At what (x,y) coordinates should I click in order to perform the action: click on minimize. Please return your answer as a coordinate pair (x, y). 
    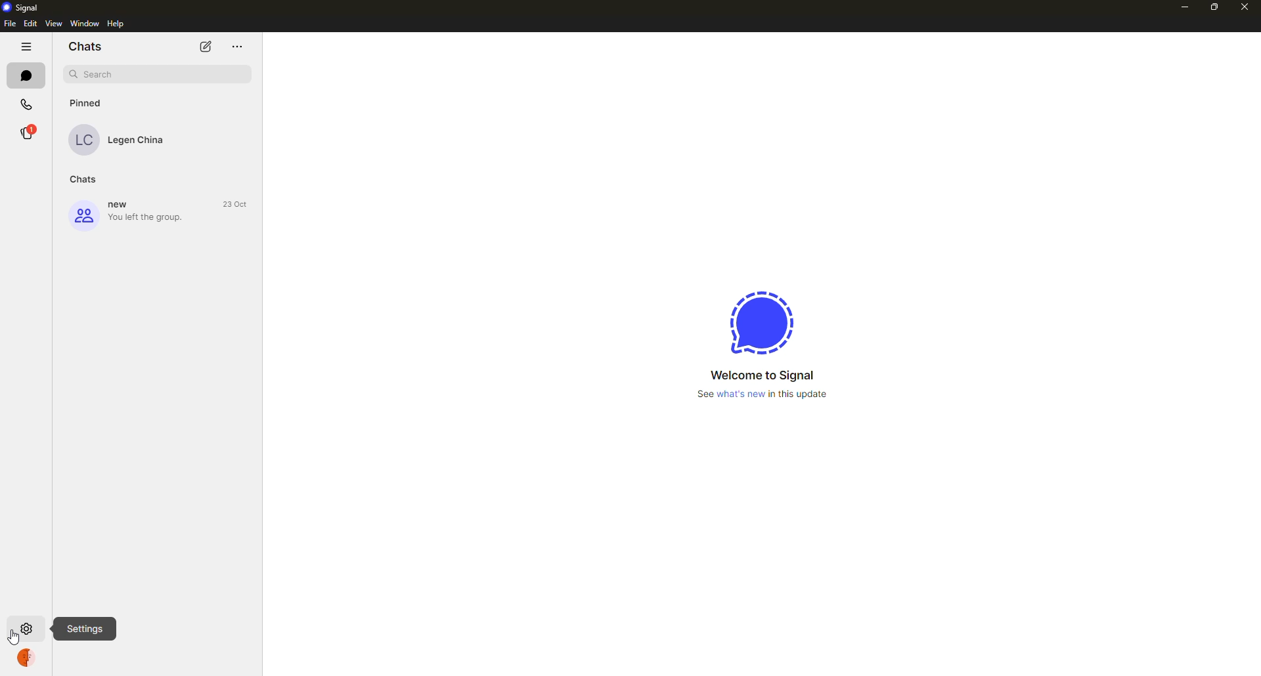
    Looking at the image, I should click on (1185, 7).